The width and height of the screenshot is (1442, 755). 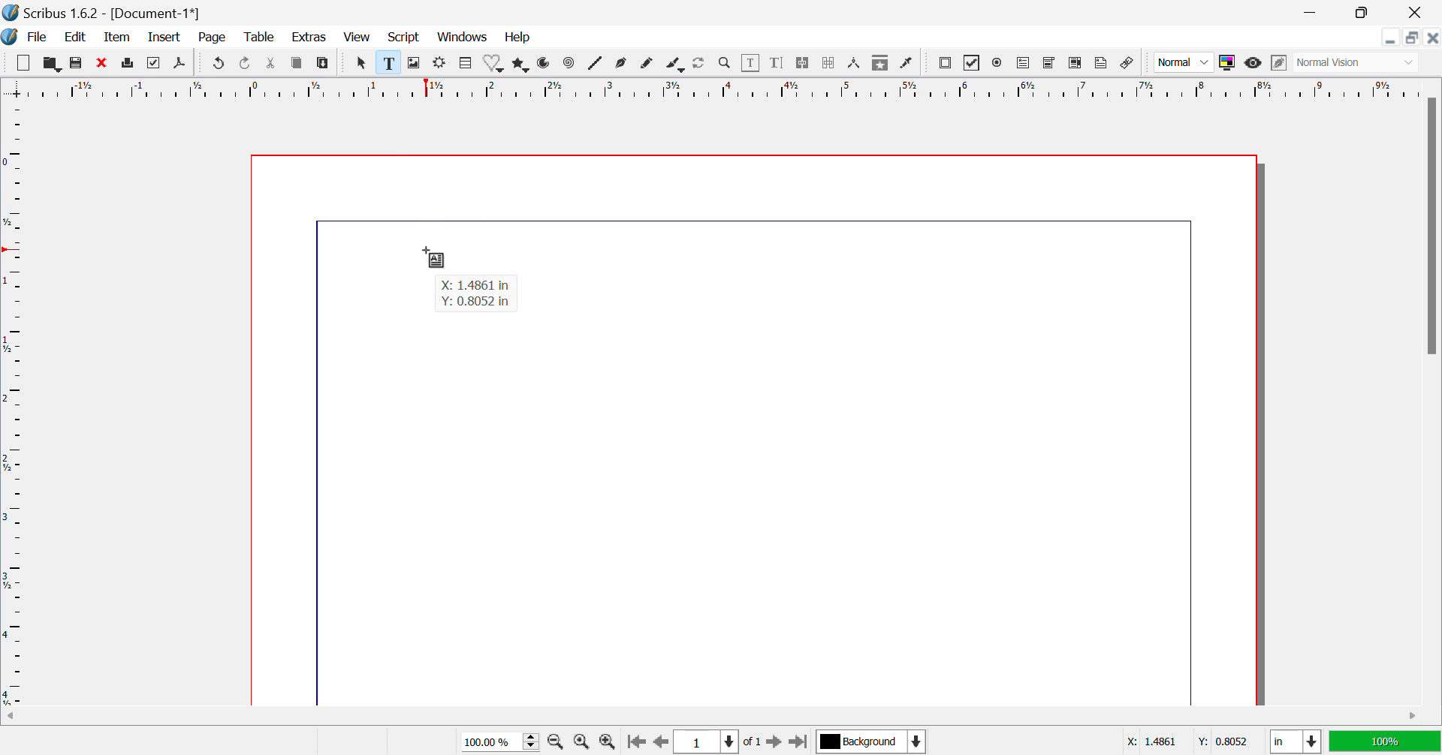 I want to click on Preflight Verifier, so click(x=154, y=65).